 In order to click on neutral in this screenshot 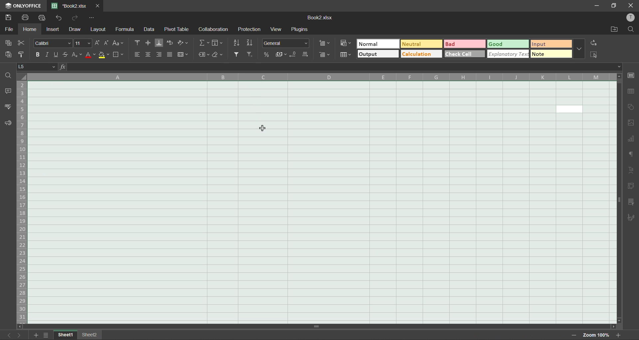, I will do `click(422, 44)`.